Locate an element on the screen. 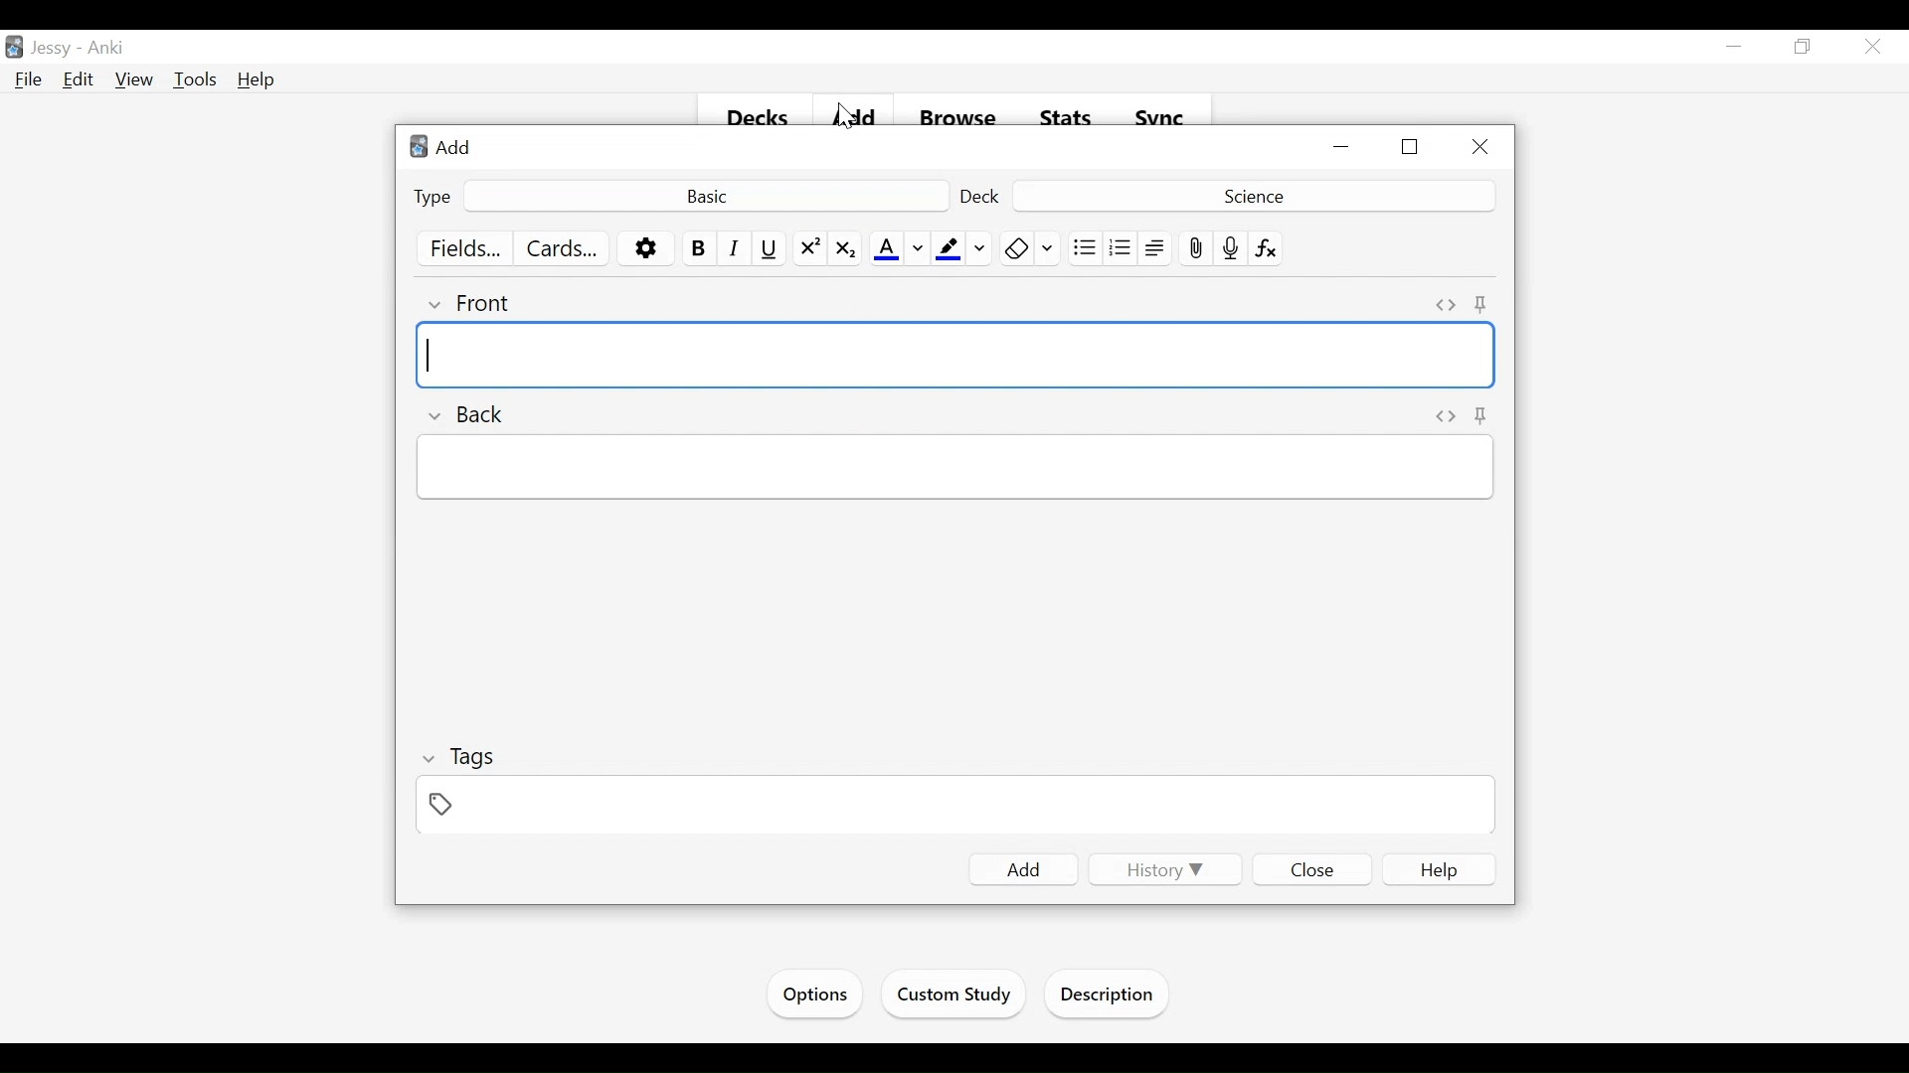 The width and height of the screenshot is (1909, 1073). Bold is located at coordinates (697, 248).